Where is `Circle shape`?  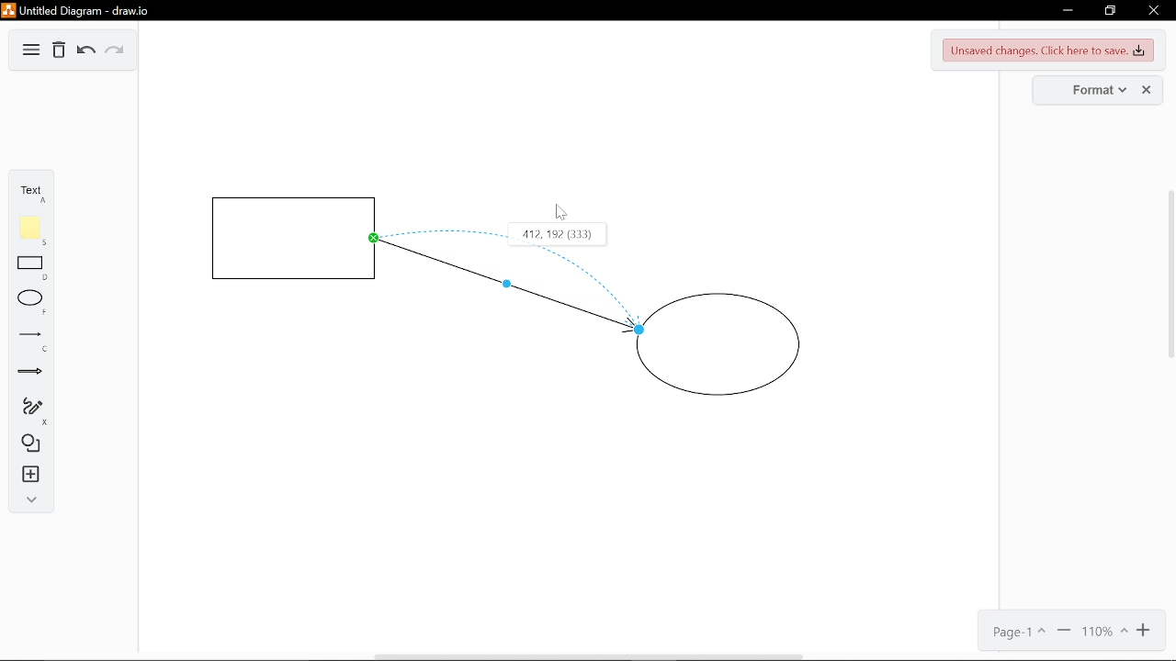
Circle shape is located at coordinates (723, 344).